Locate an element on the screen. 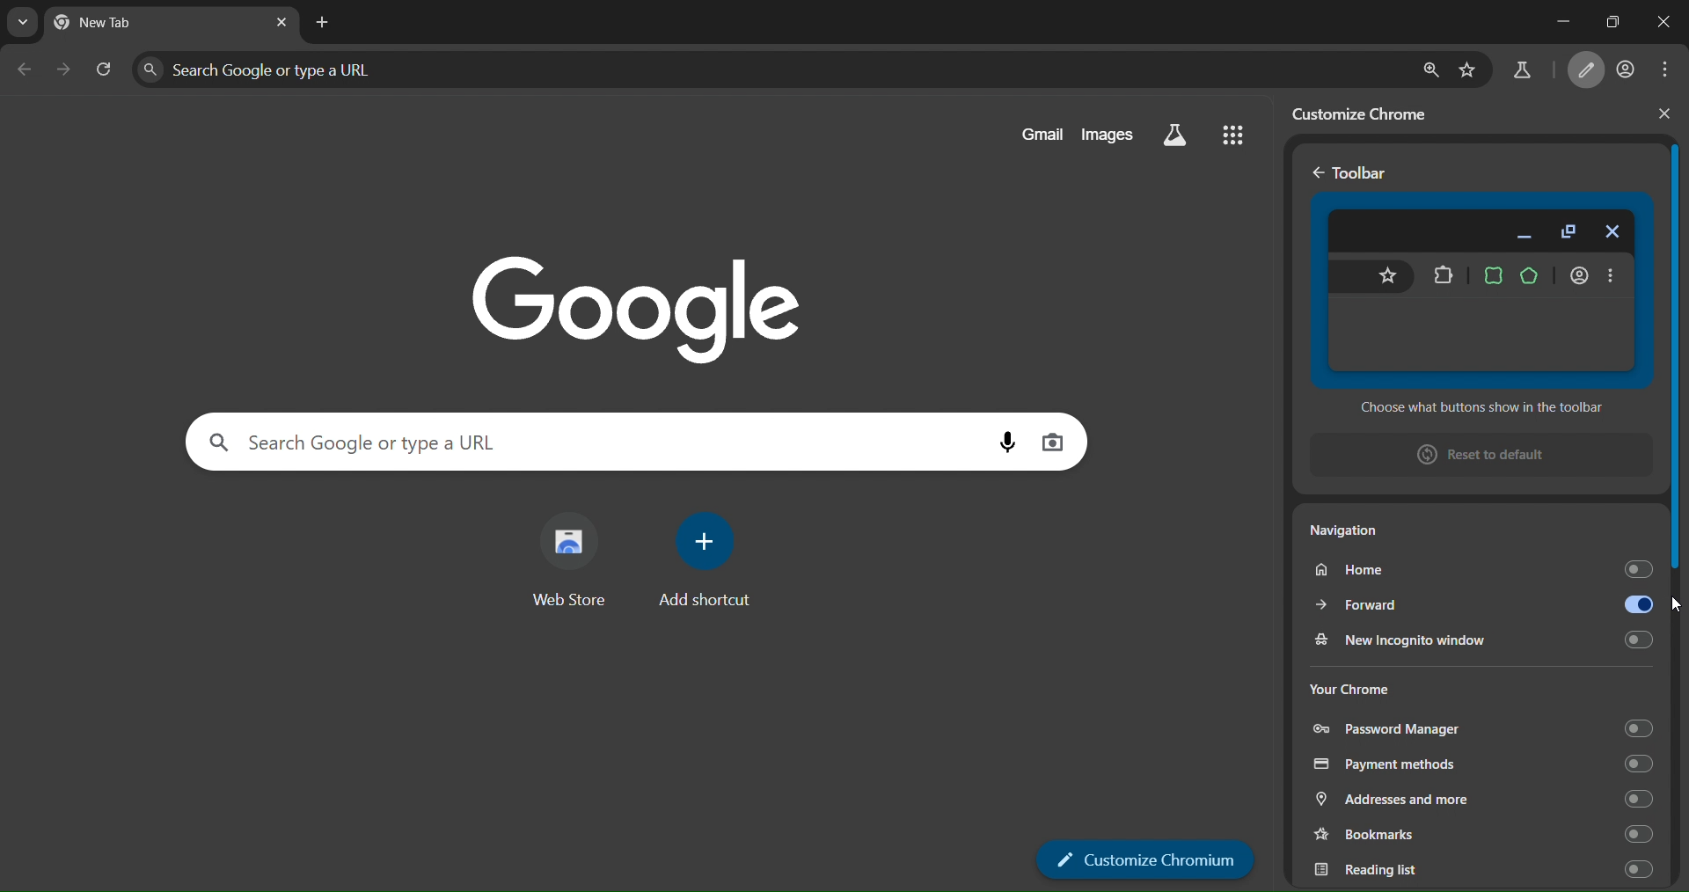  home is located at coordinates (1479, 568).